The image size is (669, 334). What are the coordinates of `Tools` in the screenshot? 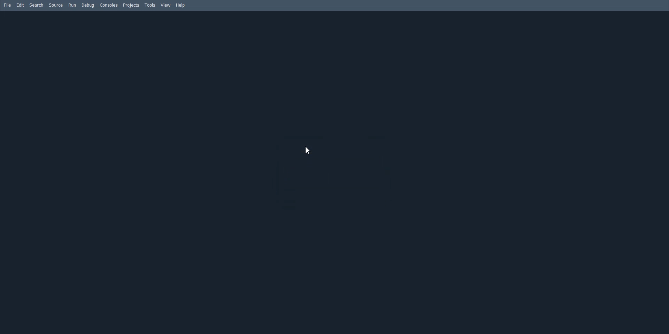 It's located at (151, 5).